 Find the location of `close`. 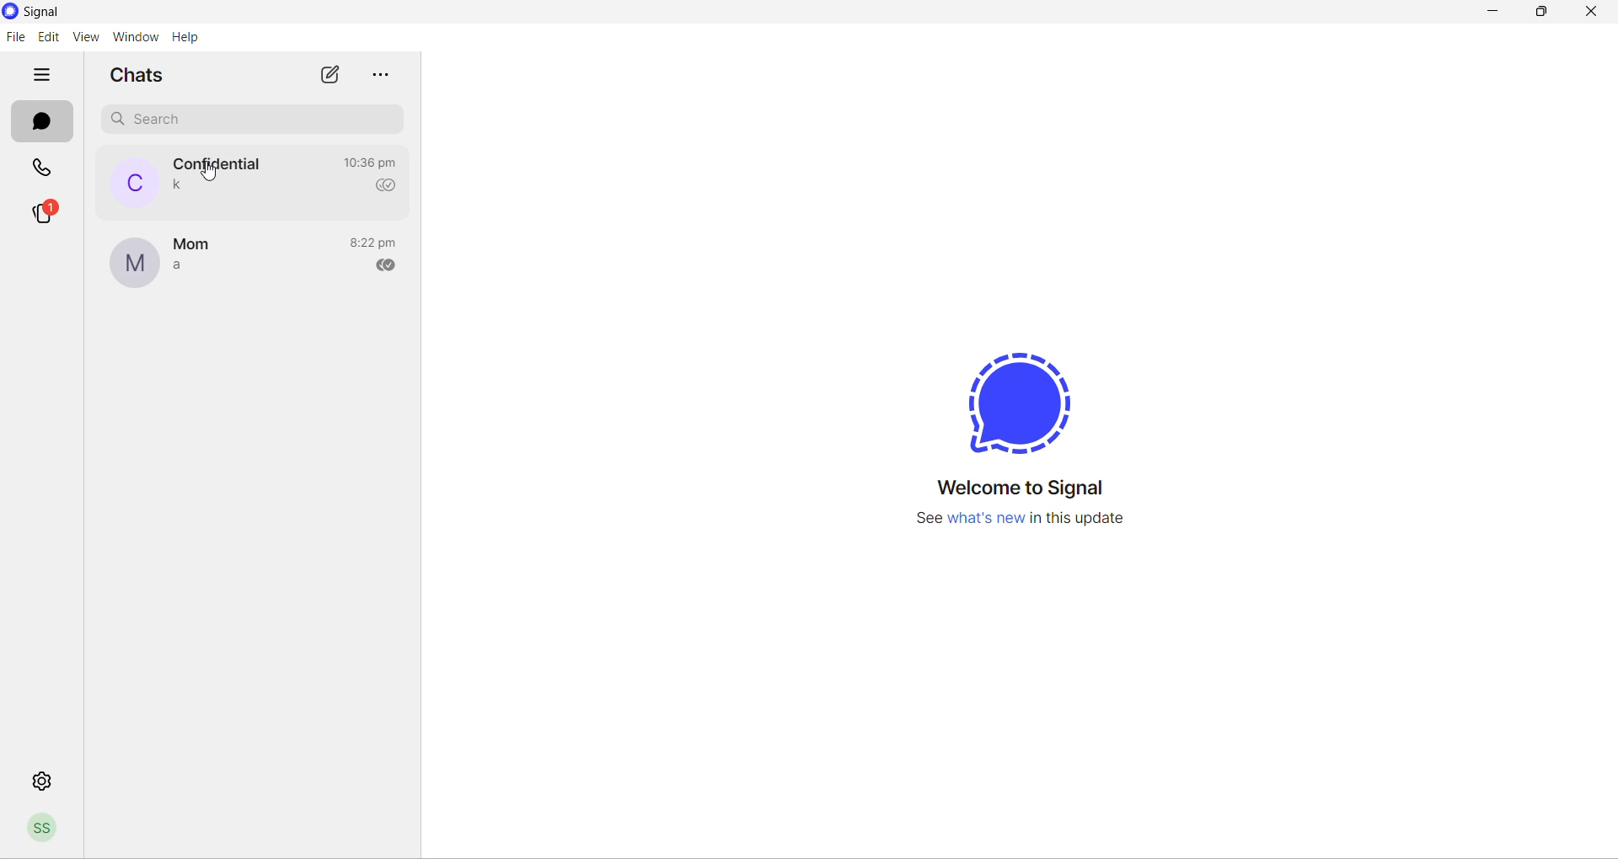

close is located at coordinates (1591, 13).